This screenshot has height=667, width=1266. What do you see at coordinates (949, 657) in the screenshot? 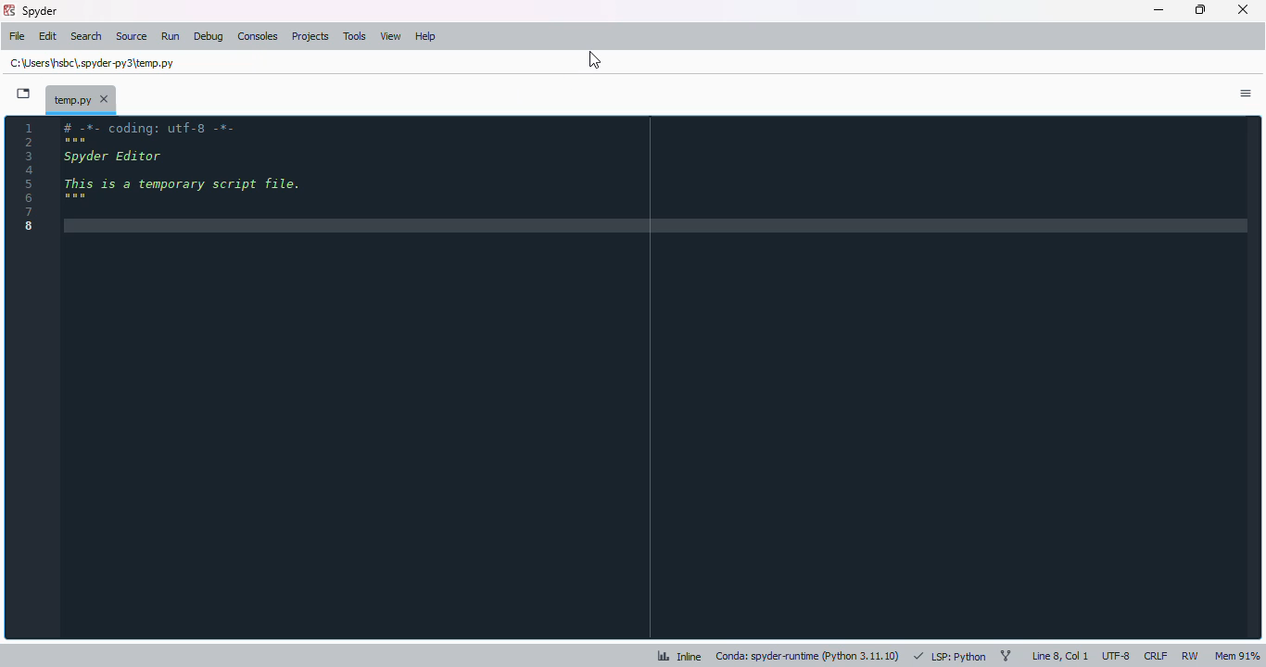
I see `LSP: python` at bounding box center [949, 657].